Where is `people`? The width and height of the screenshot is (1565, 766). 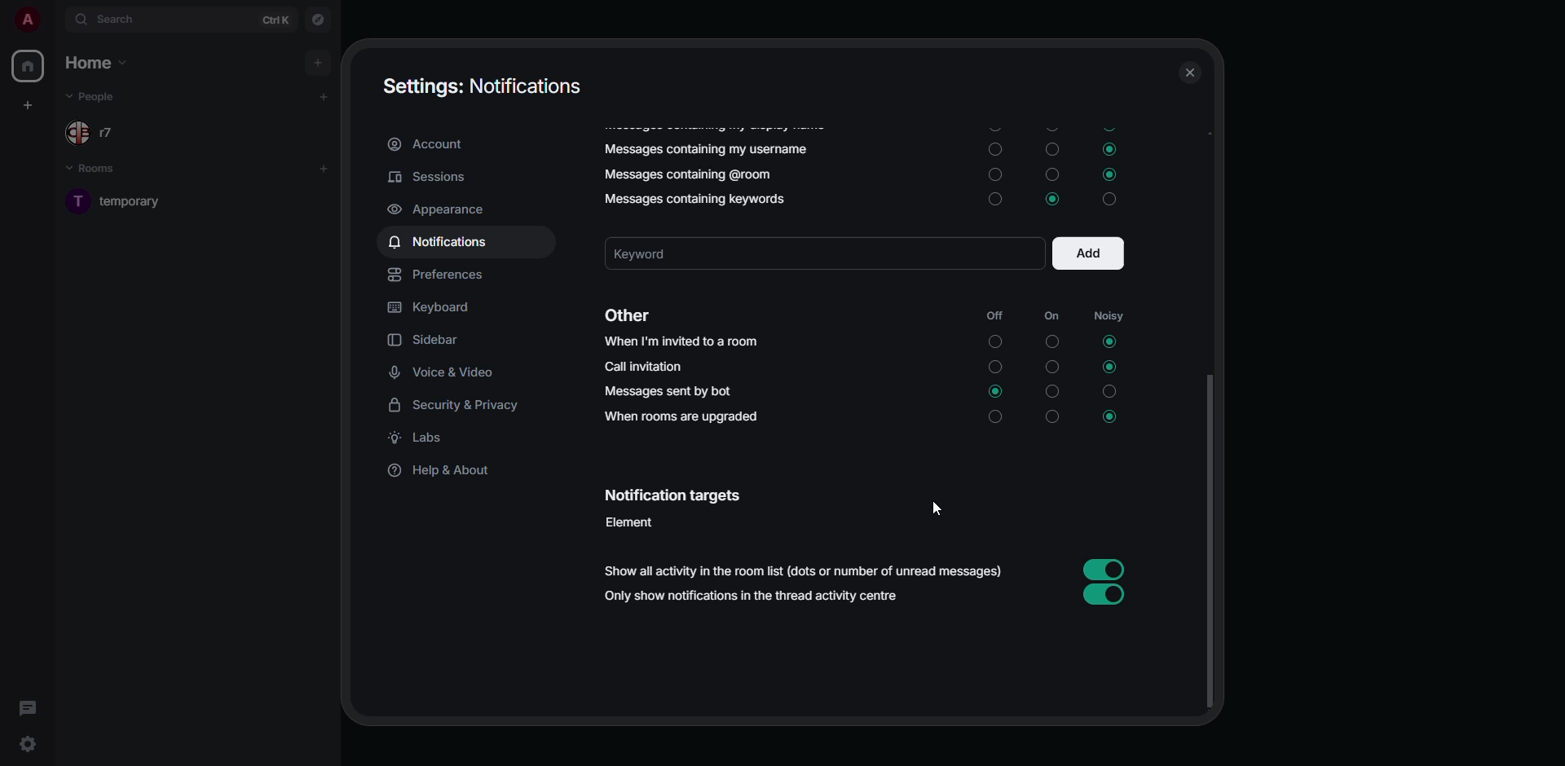 people is located at coordinates (99, 132).